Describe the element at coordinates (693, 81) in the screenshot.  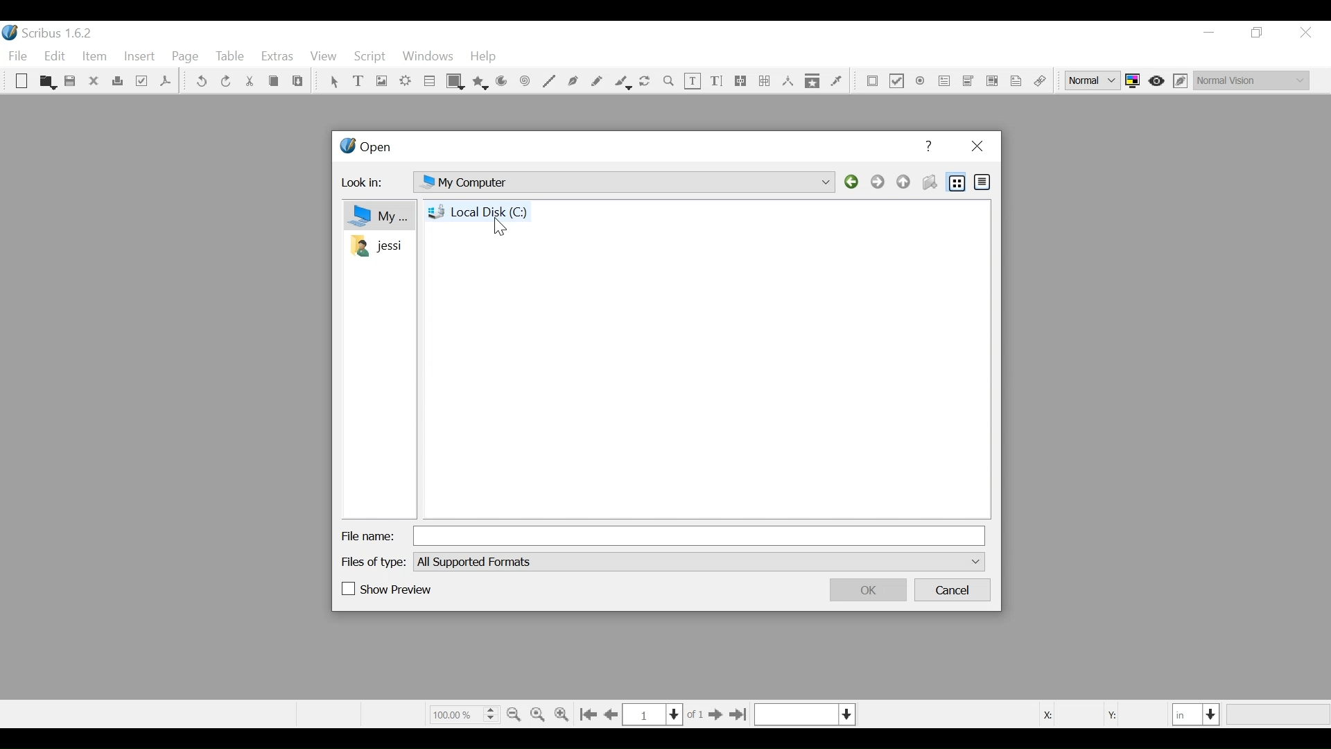
I see `Edit Text Content` at that location.